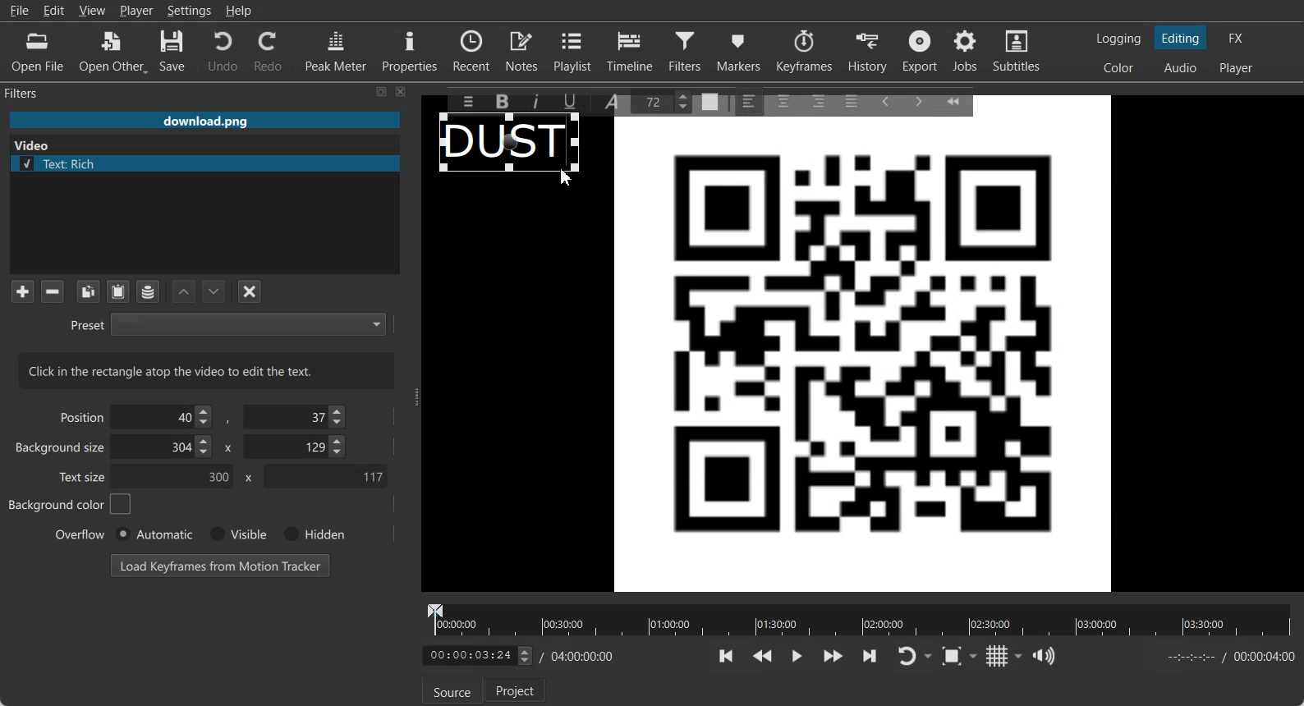 The image size is (1304, 706). I want to click on Project, so click(517, 690).